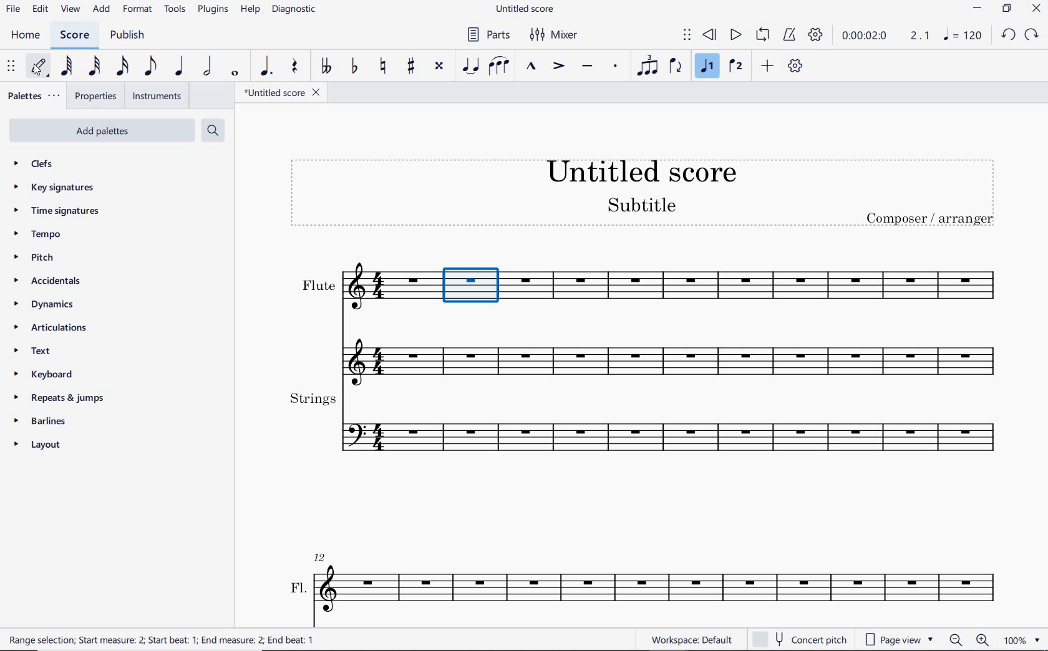 The width and height of the screenshot is (1048, 651). What do you see at coordinates (122, 66) in the screenshot?
I see `16TH NOTE` at bounding box center [122, 66].